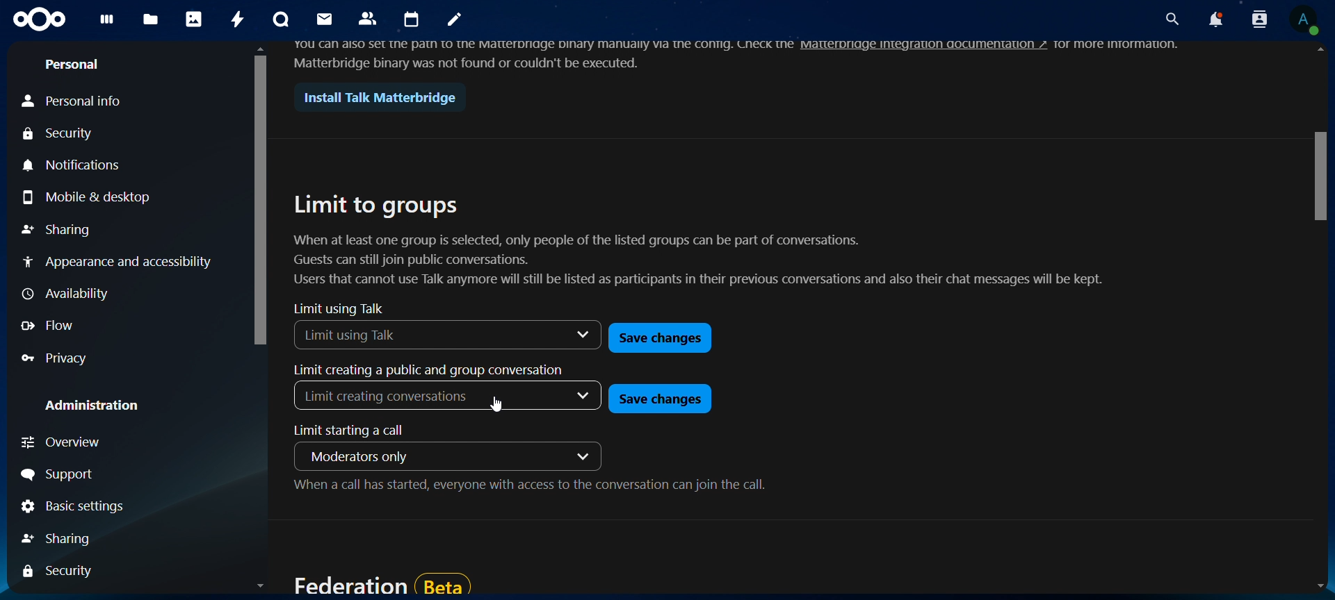  What do you see at coordinates (76, 98) in the screenshot?
I see `Personal info` at bounding box center [76, 98].